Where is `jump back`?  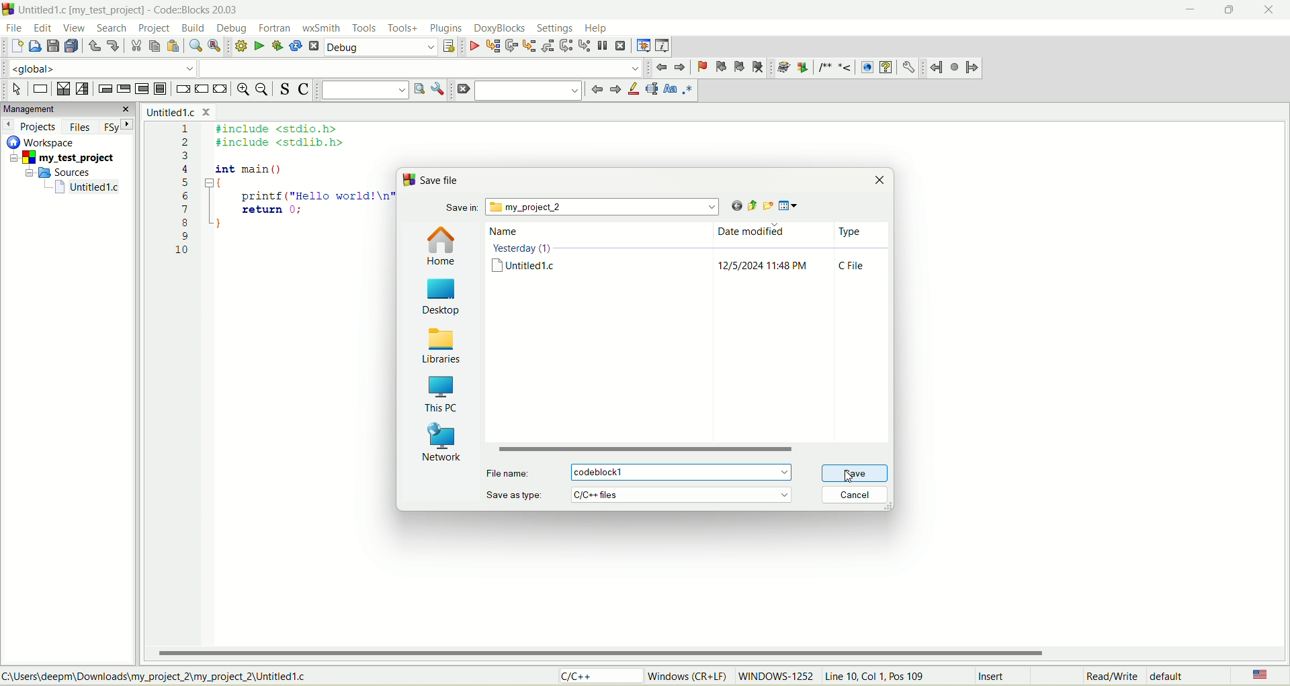 jump back is located at coordinates (936, 68).